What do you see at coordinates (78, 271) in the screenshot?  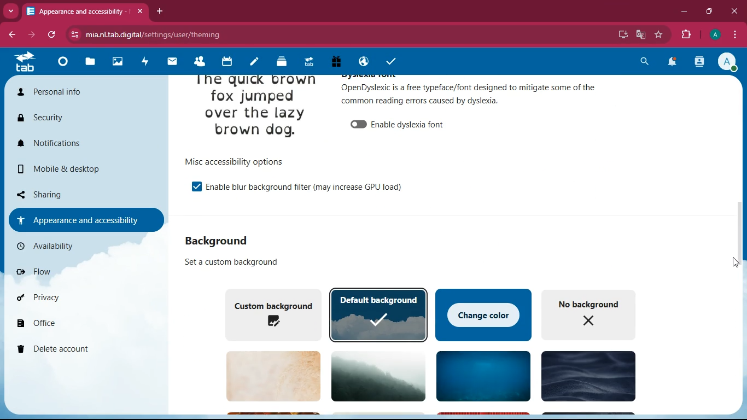 I see `flow` at bounding box center [78, 271].